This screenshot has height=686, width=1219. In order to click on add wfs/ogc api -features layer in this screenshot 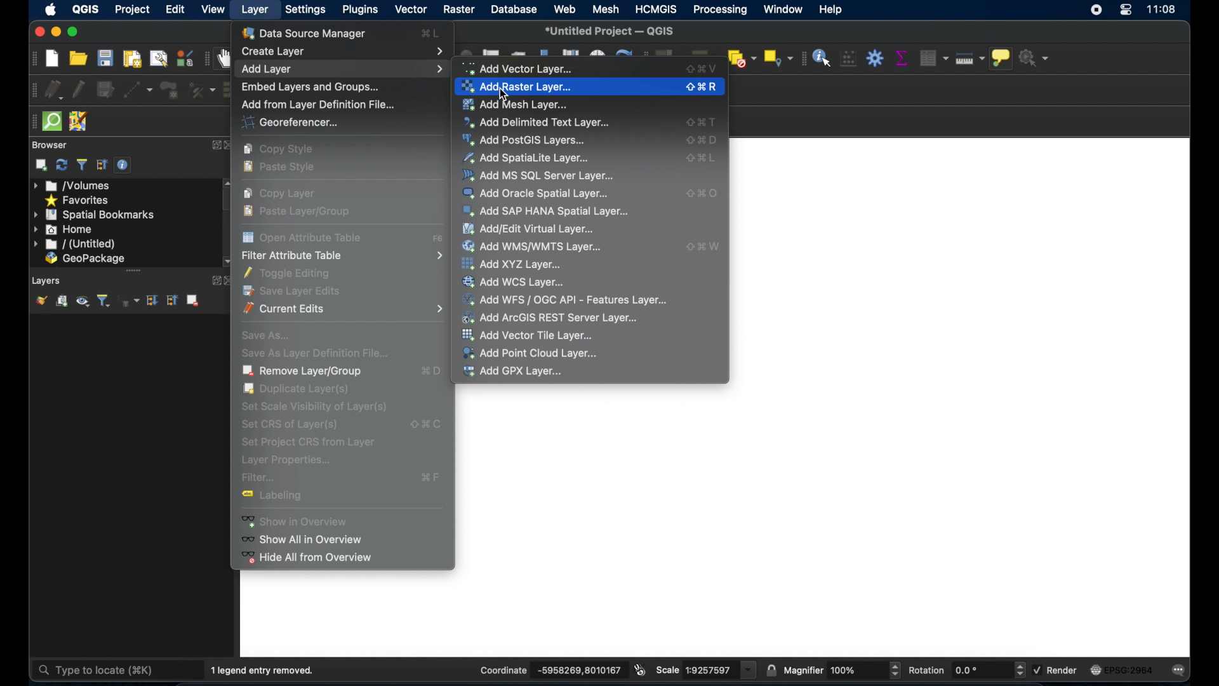, I will do `click(565, 299)`.